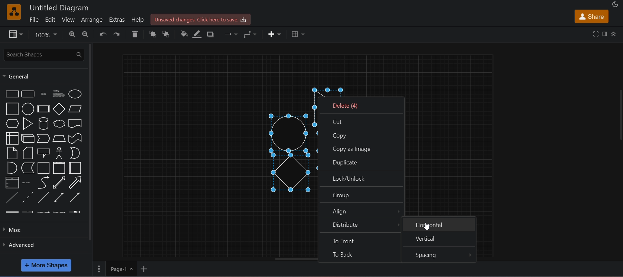 This screenshot has height=277, width=623. Describe the element at coordinates (25, 245) in the screenshot. I see `advanced` at that location.